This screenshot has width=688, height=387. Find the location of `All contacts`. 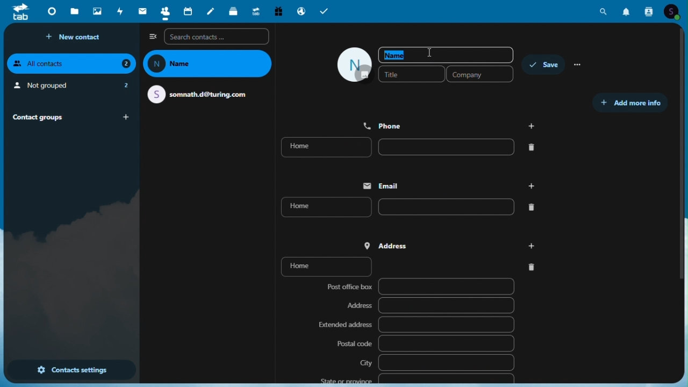

All contacts is located at coordinates (71, 63).